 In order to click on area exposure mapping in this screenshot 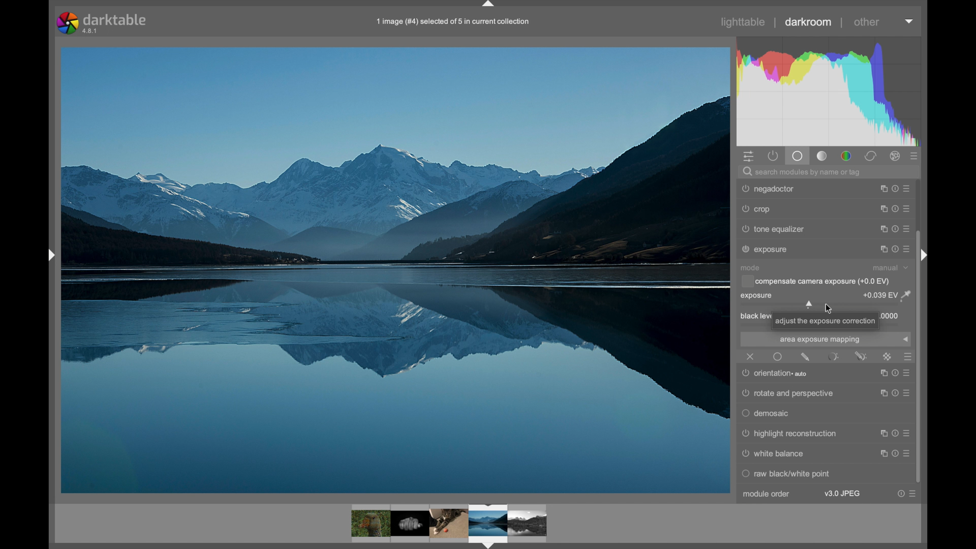, I will do `click(819, 340)`.